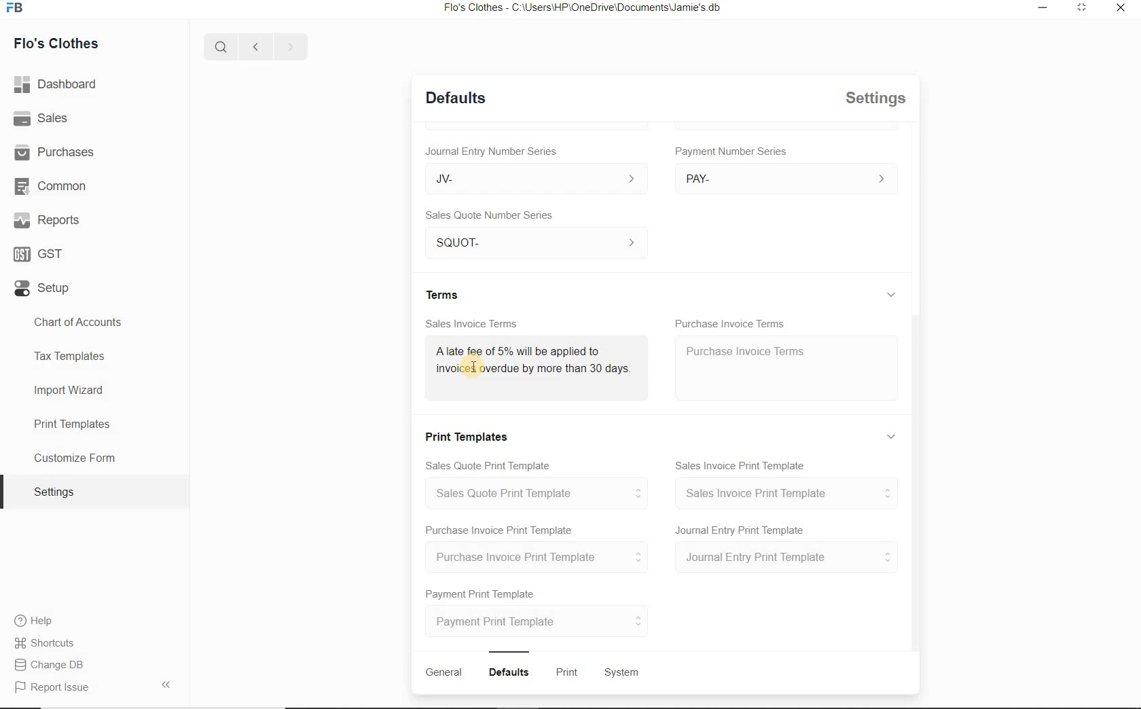 This screenshot has height=709, width=1141. I want to click on Arrow, so click(169, 683).